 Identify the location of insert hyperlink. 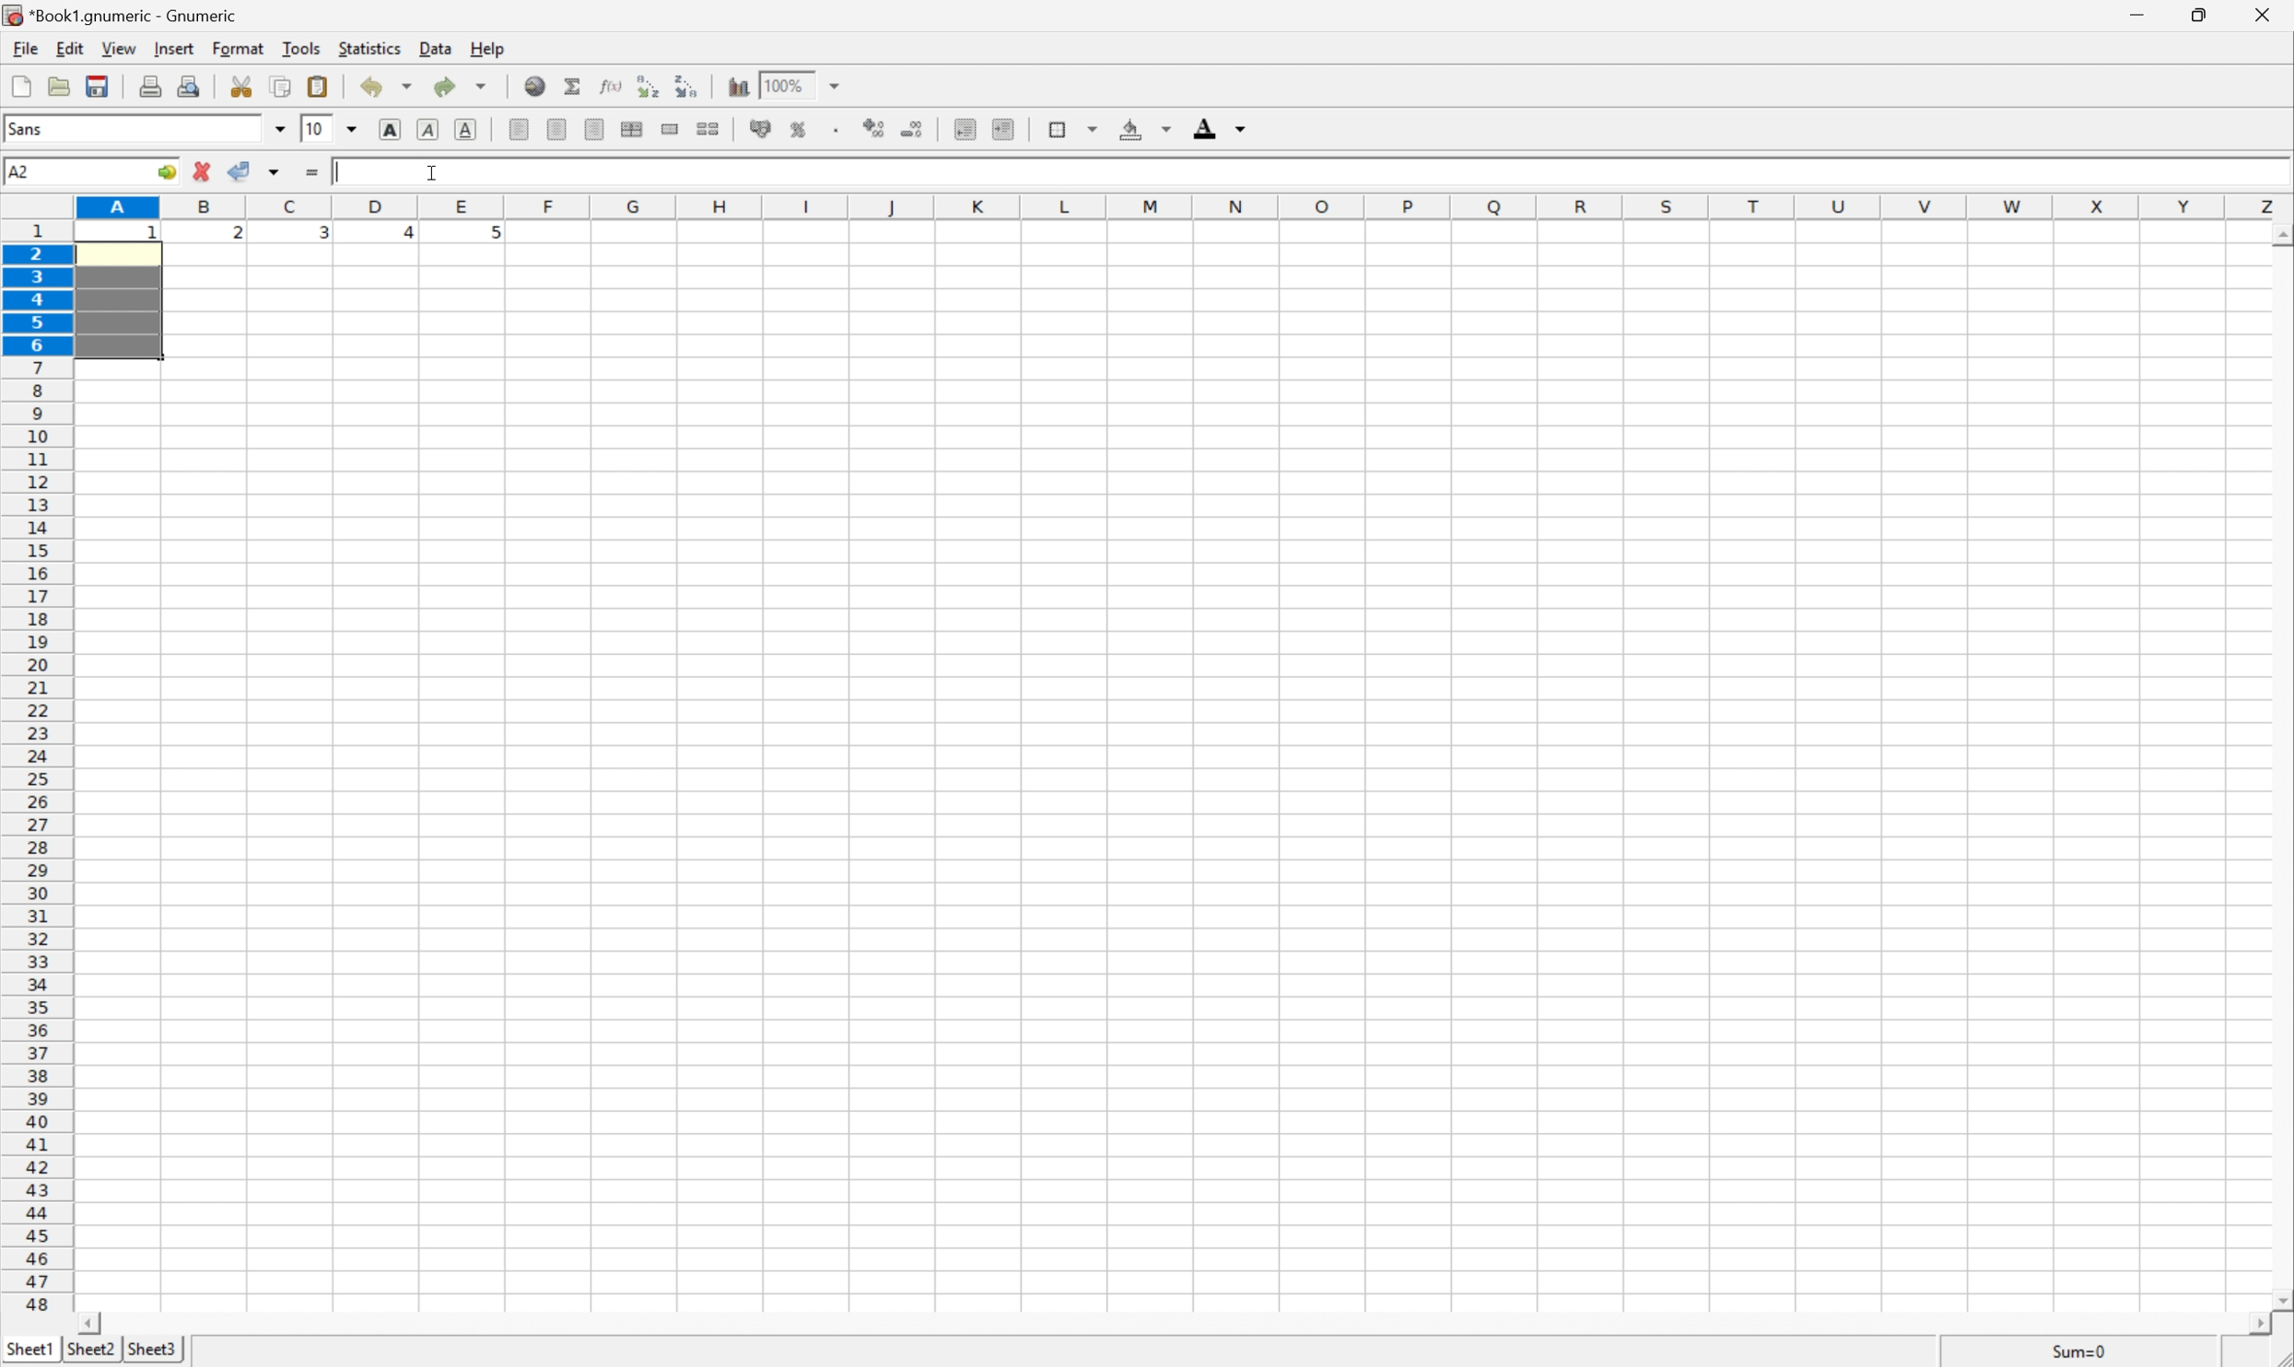
(535, 85).